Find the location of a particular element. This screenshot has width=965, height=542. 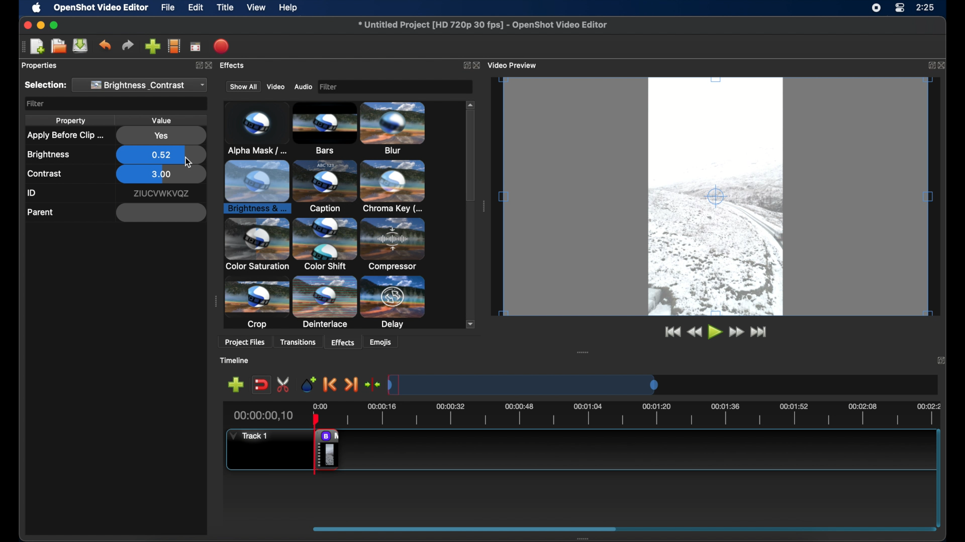

rime is located at coordinates (926, 9).